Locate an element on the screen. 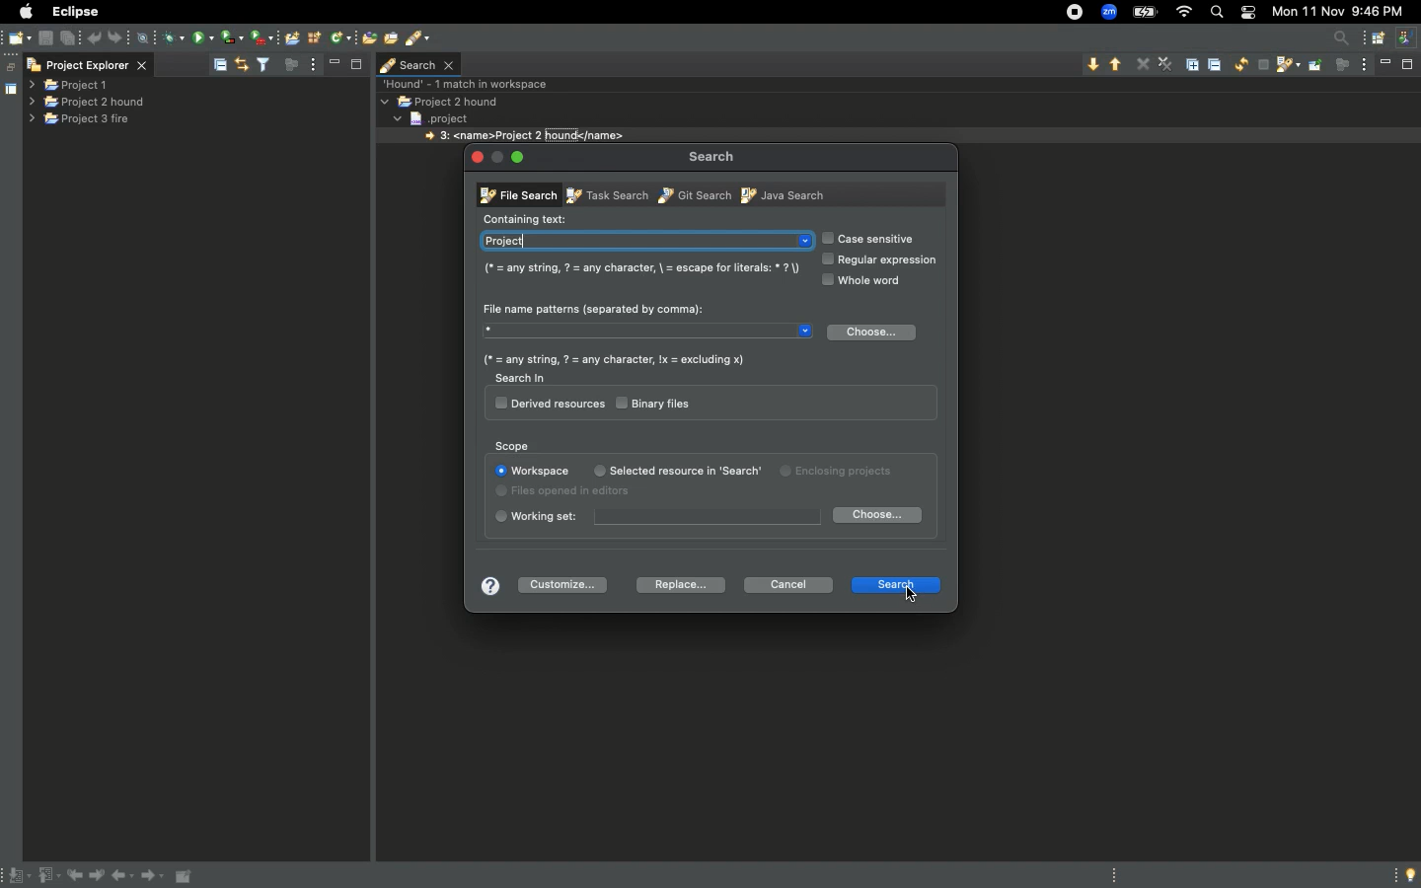 The height and width of the screenshot is (888, 1421). Previous edit location is located at coordinates (78, 876).